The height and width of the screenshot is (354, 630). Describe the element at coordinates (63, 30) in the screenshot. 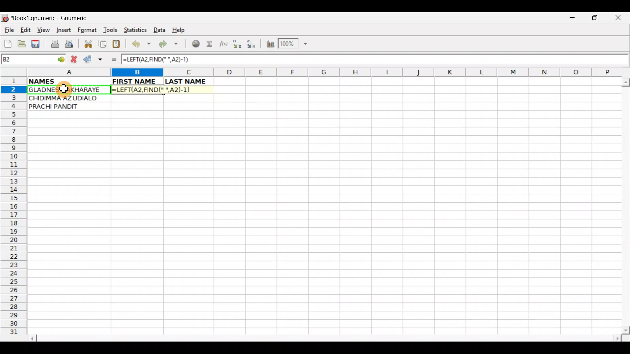

I see `Insert` at that location.